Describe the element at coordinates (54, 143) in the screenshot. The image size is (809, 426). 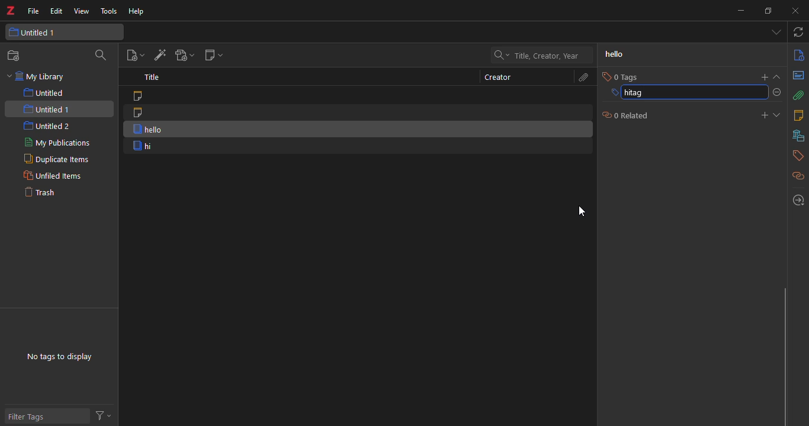
I see `my publications` at that location.